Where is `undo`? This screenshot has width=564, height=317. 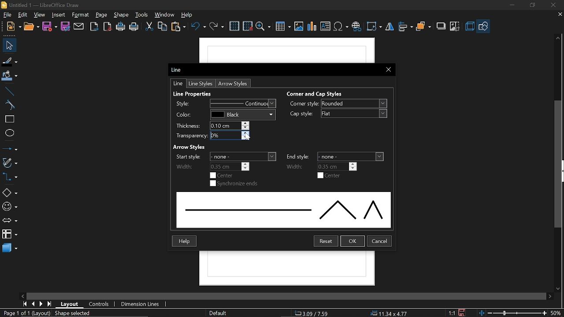 undo is located at coordinates (199, 28).